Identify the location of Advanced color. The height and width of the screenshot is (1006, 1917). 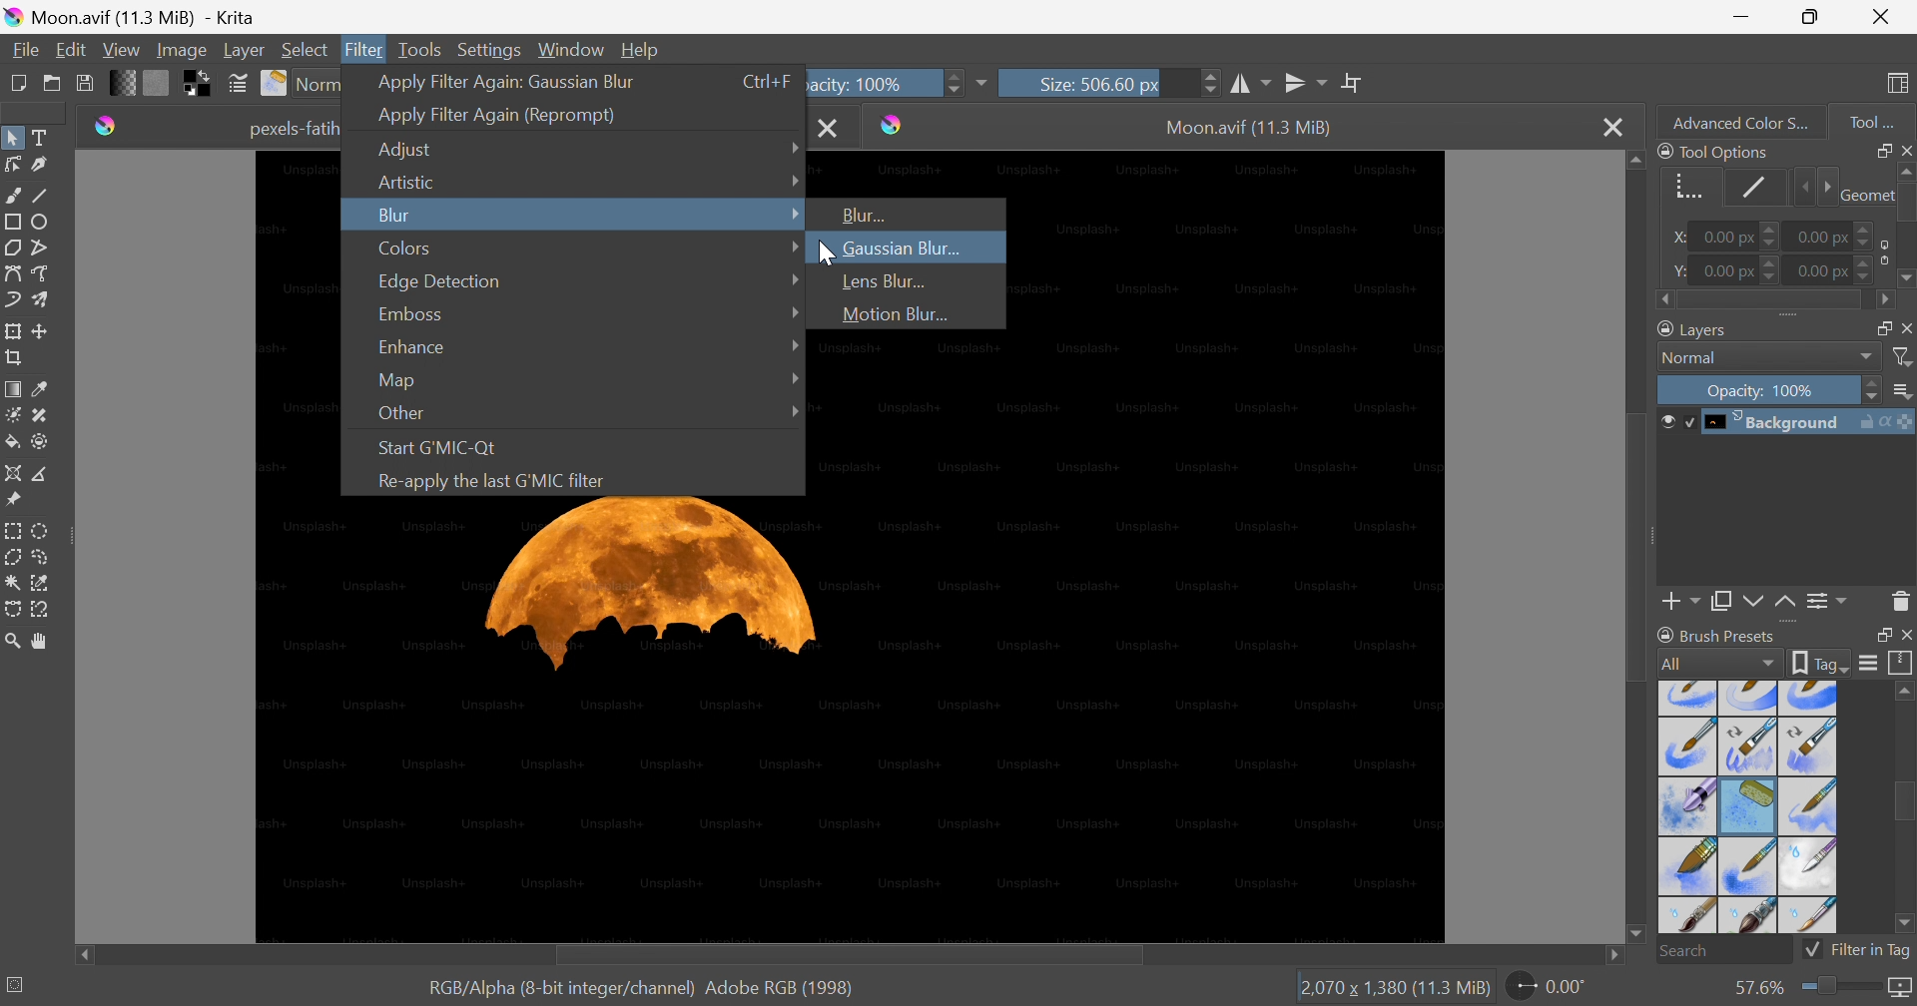
(1748, 121).